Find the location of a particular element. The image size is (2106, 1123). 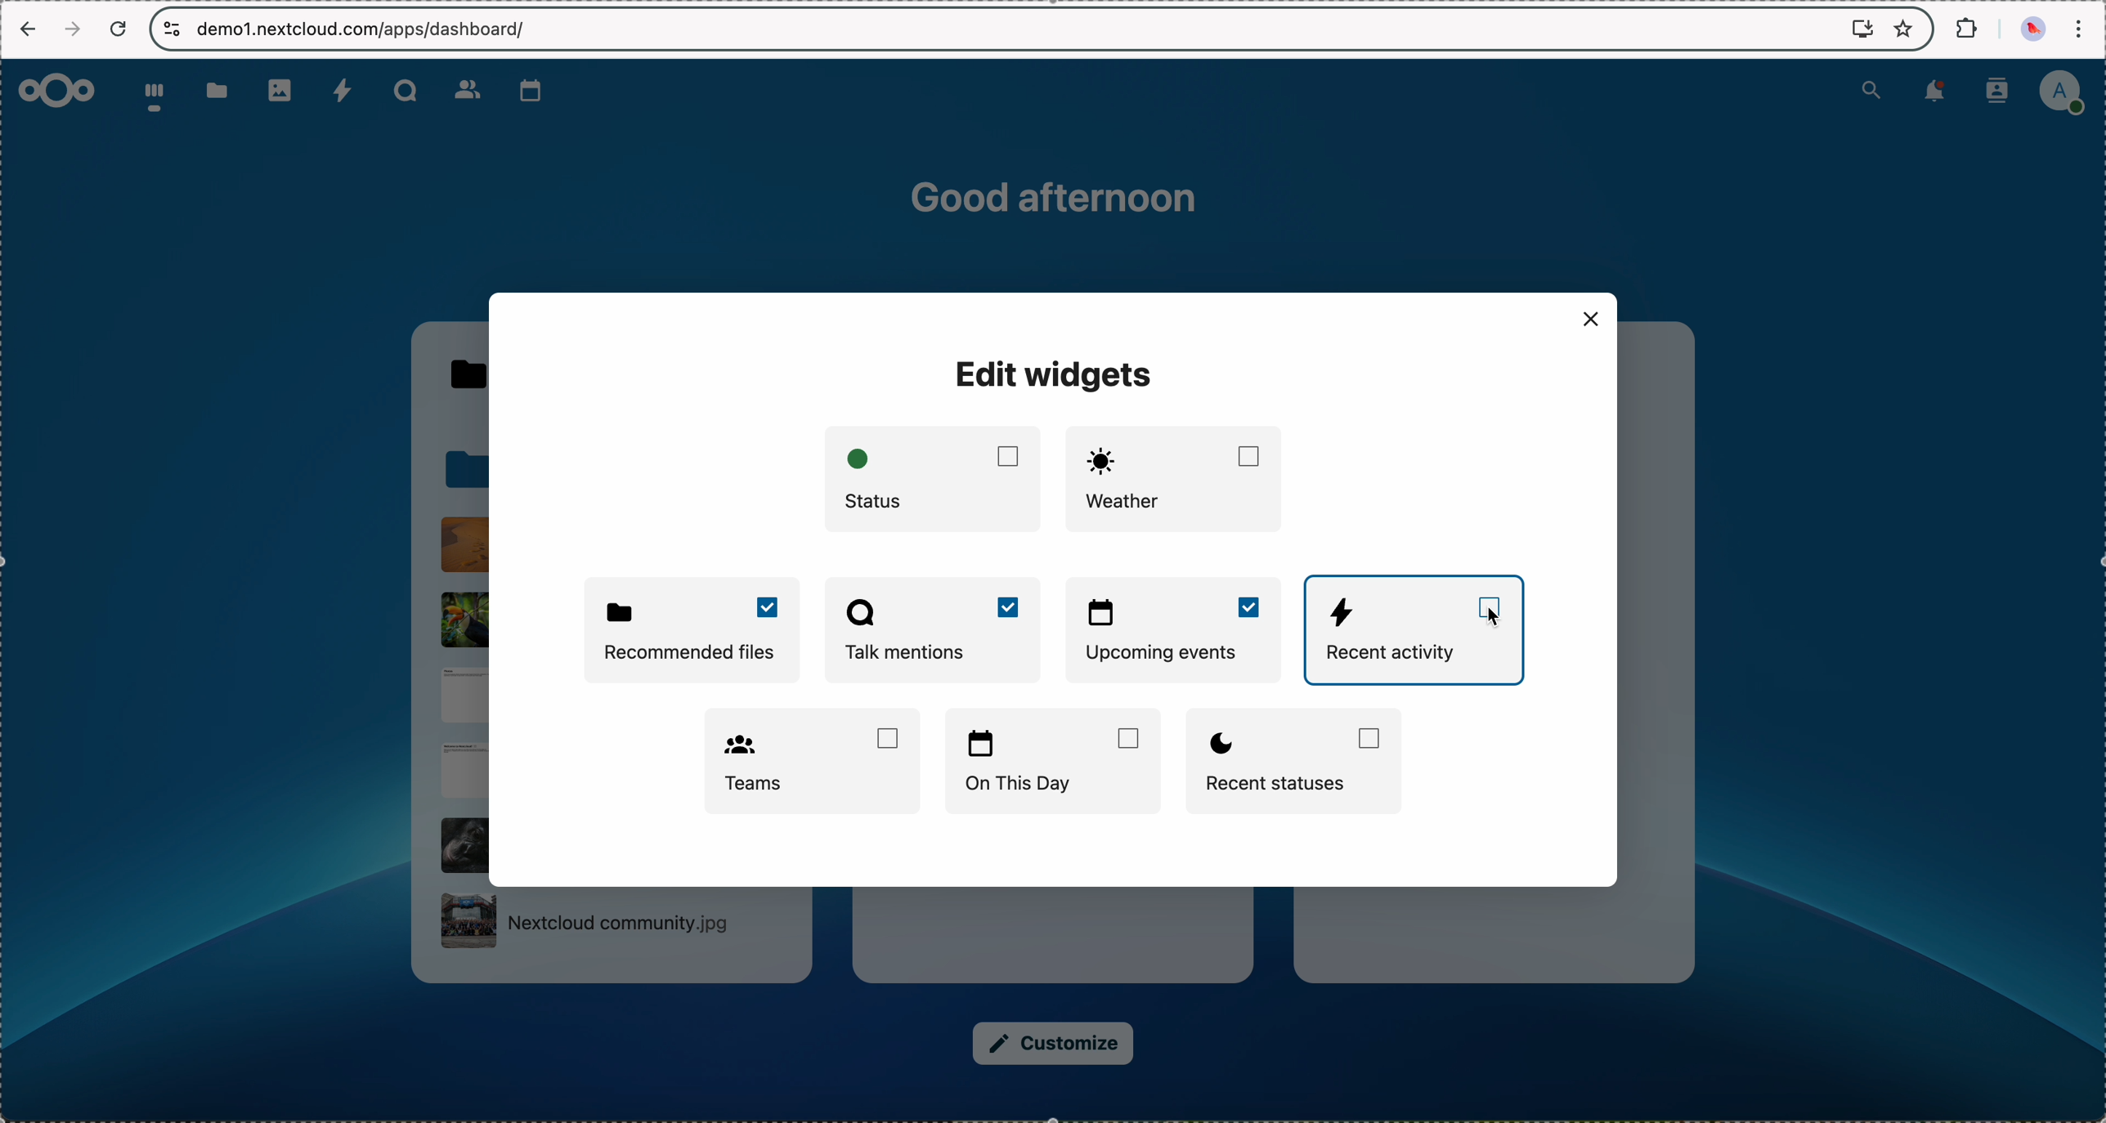

weather is located at coordinates (1176, 480).